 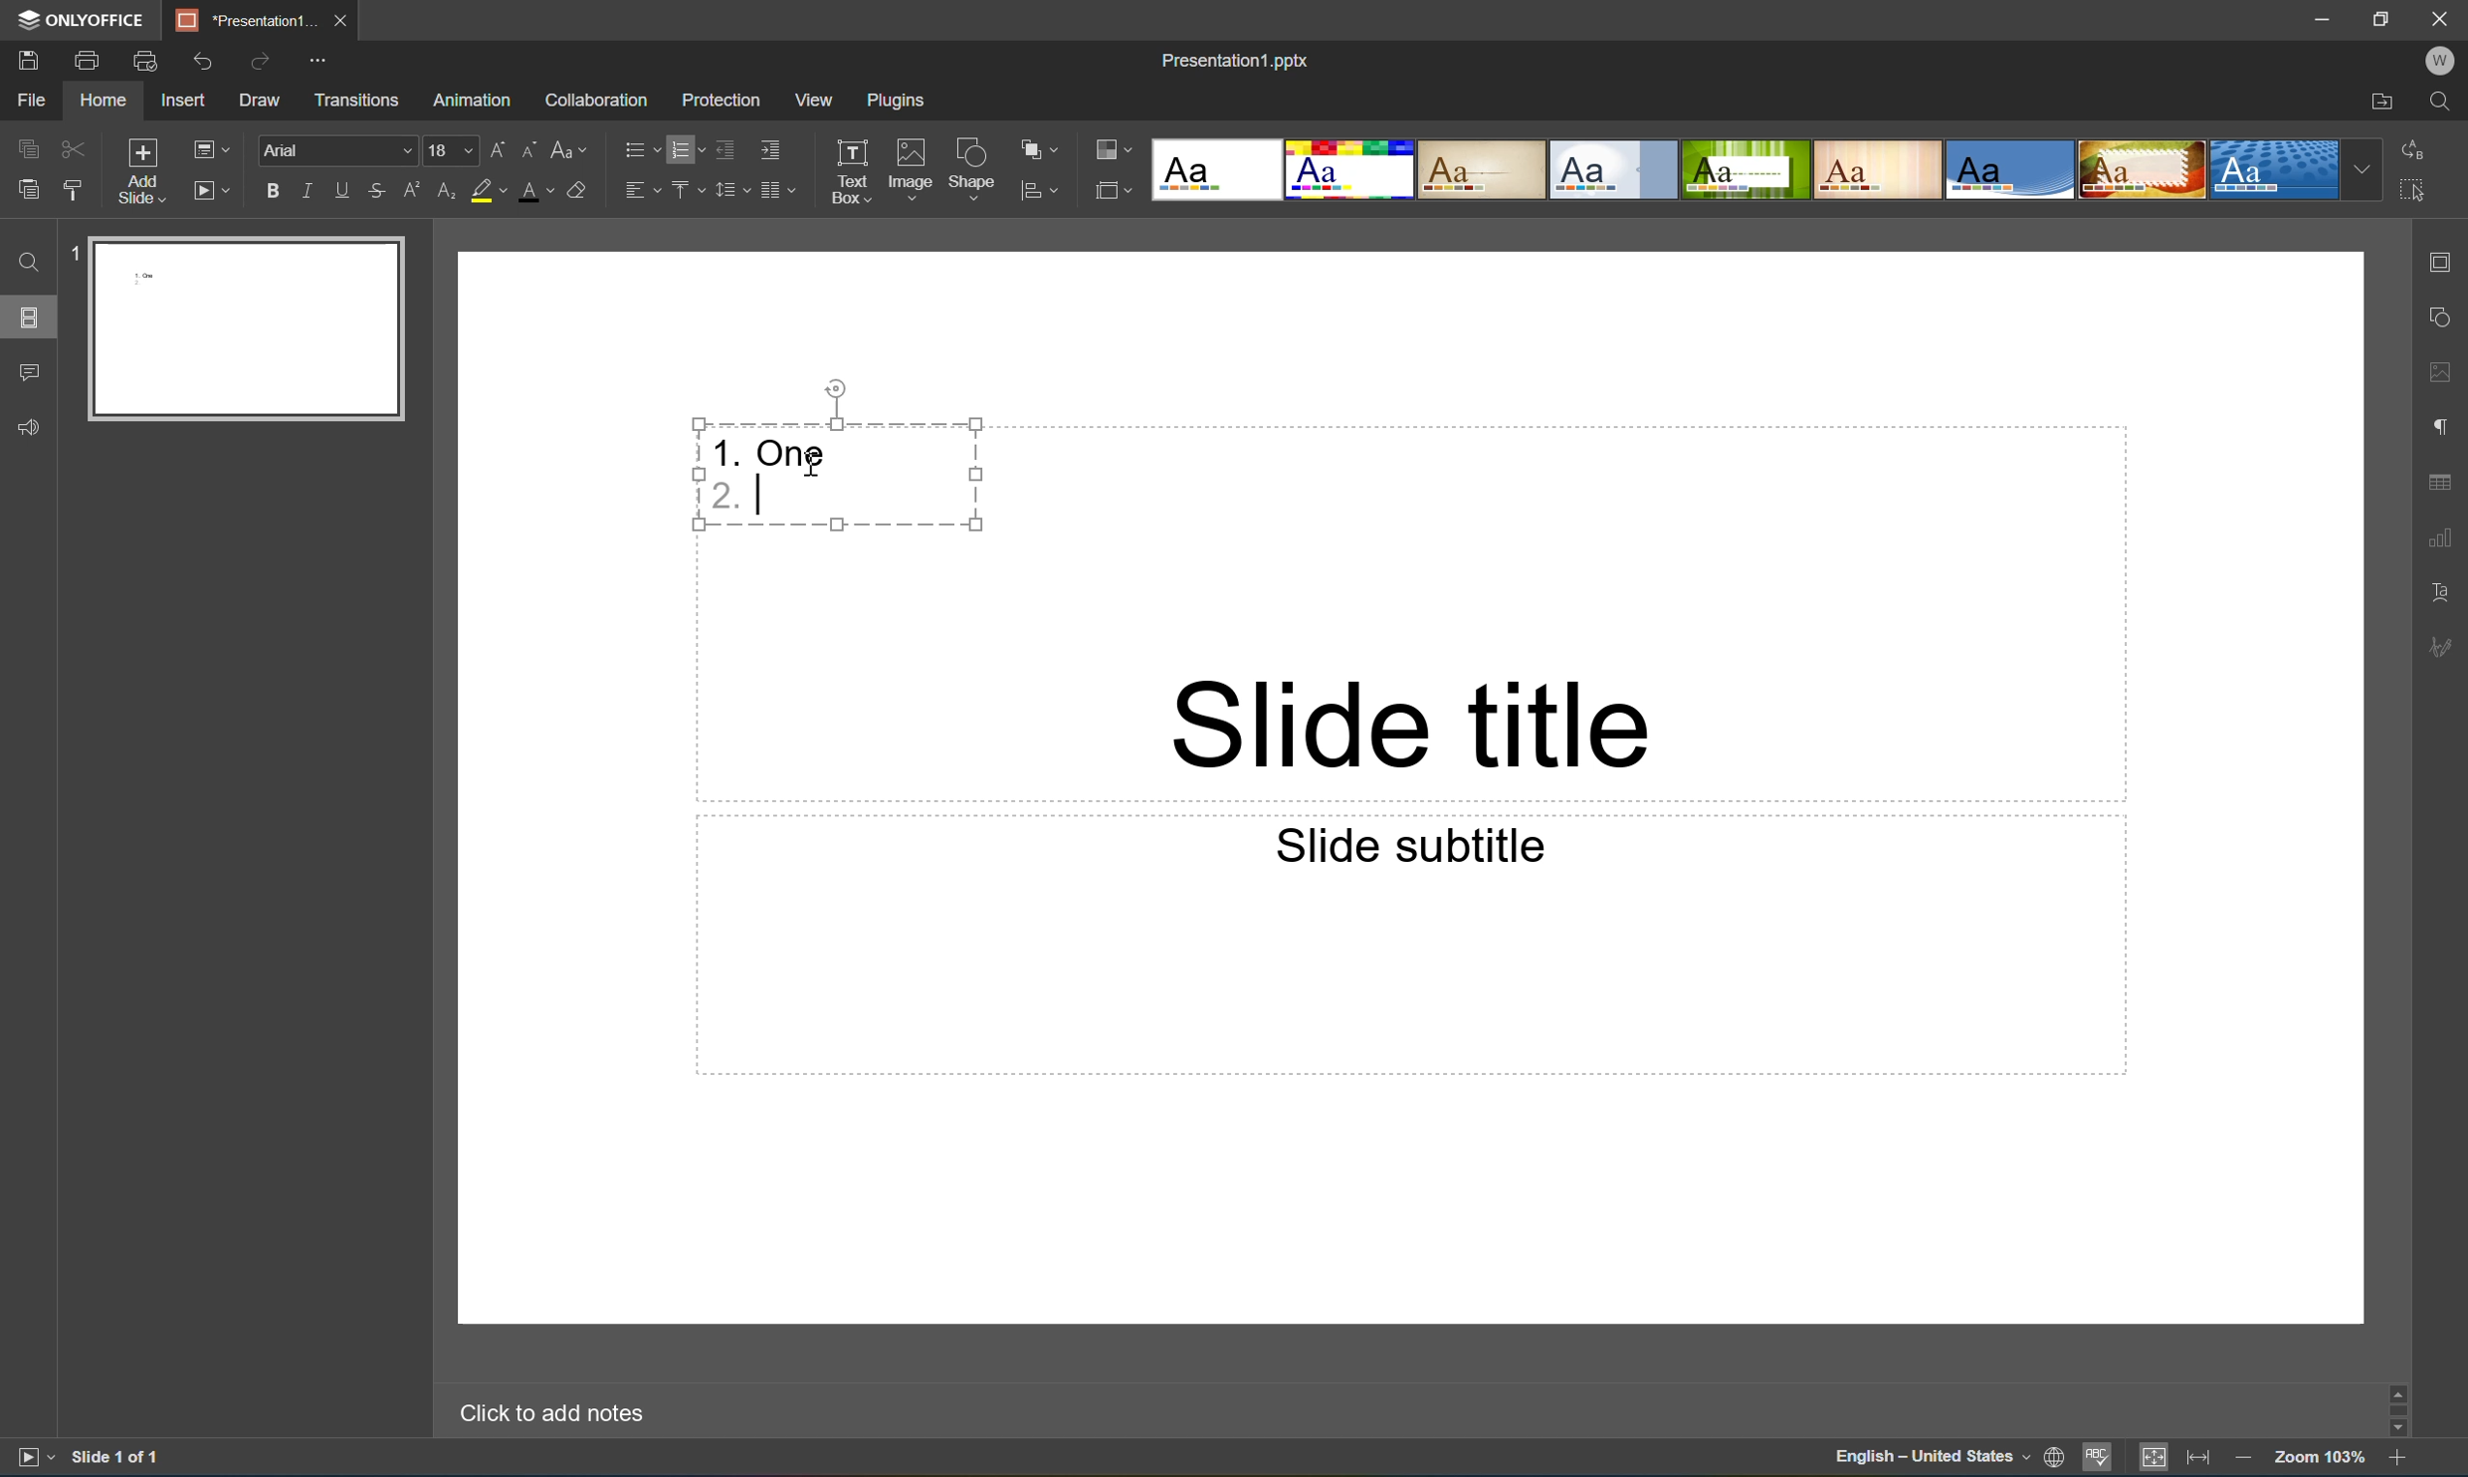 What do you see at coordinates (87, 22) in the screenshot?
I see `ONLYOFFICE` at bounding box center [87, 22].